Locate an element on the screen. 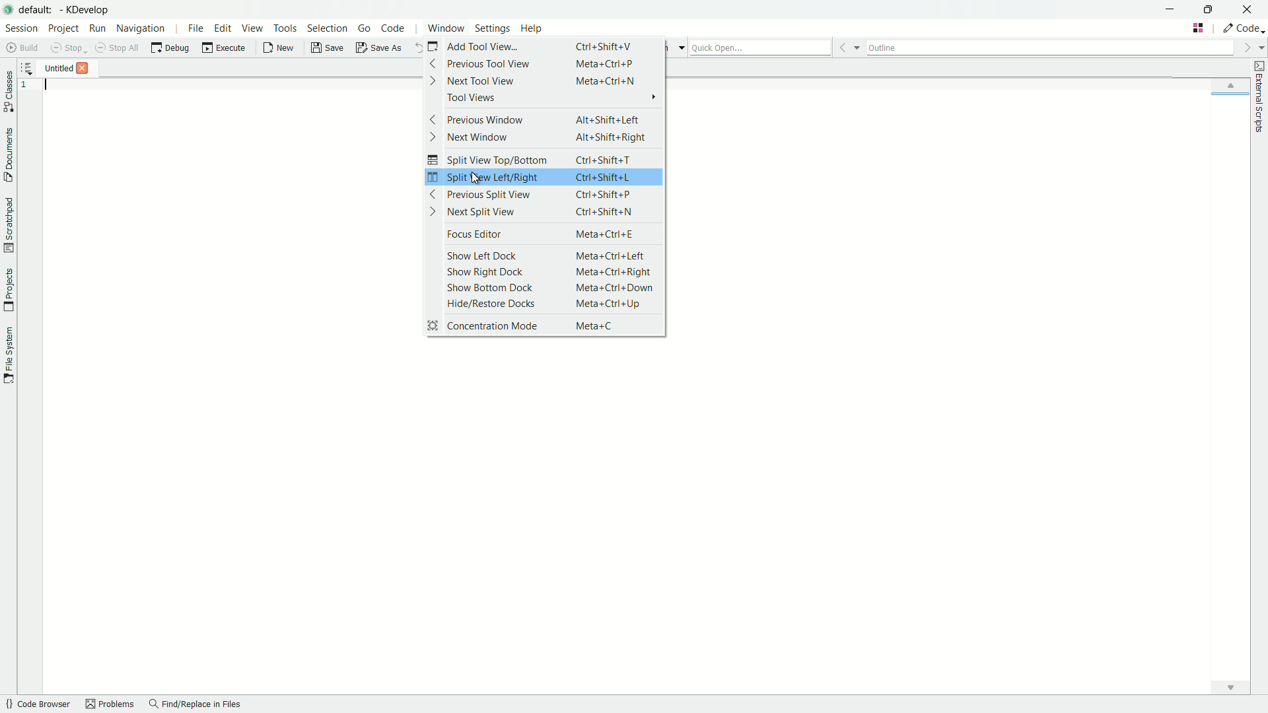 The image size is (1268, 713). execute actions to change the area is located at coordinates (1244, 30).